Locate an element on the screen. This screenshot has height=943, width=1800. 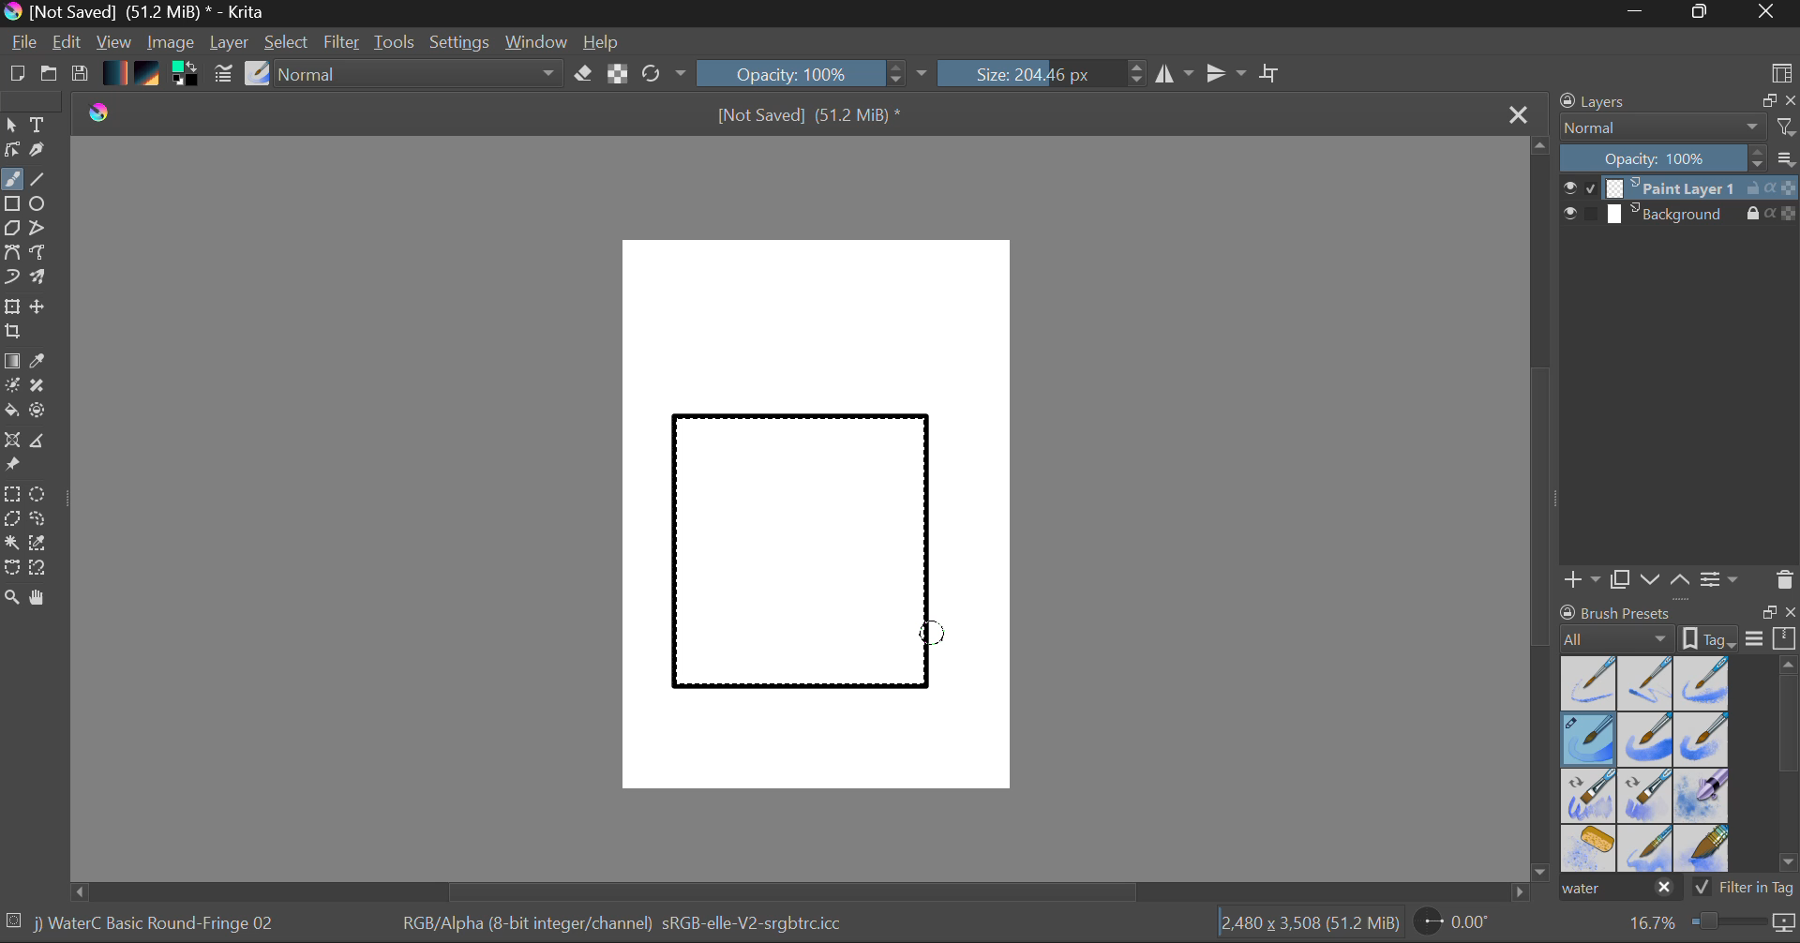
Freehand Path Tool is located at coordinates (37, 254).